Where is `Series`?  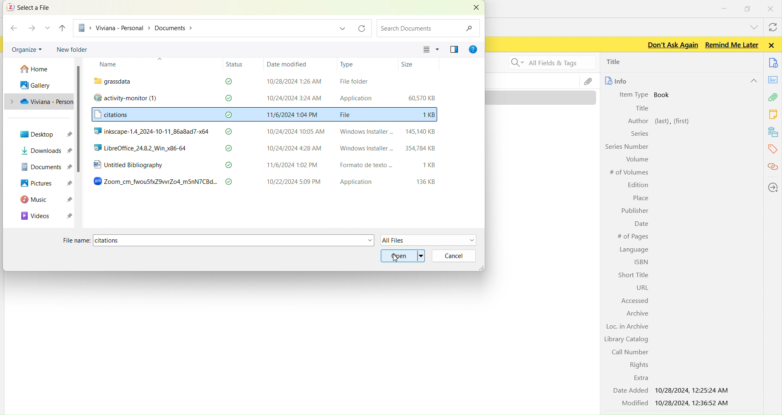 Series is located at coordinates (639, 134).